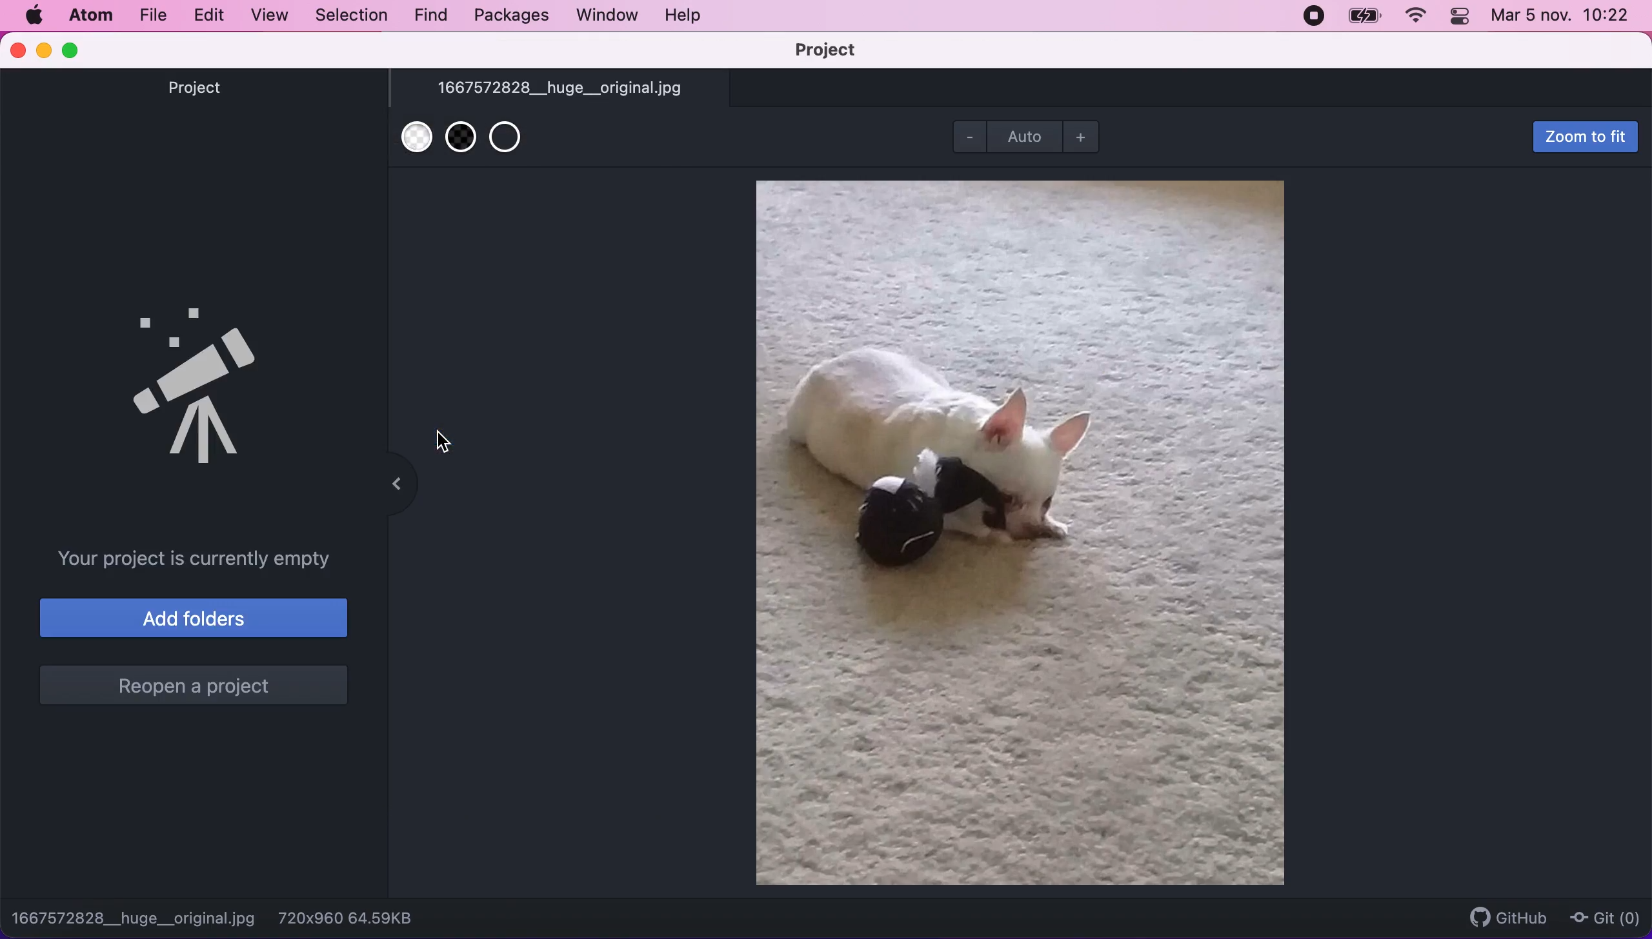 The image size is (1652, 939). What do you see at coordinates (443, 440) in the screenshot?
I see `cursor` at bounding box center [443, 440].